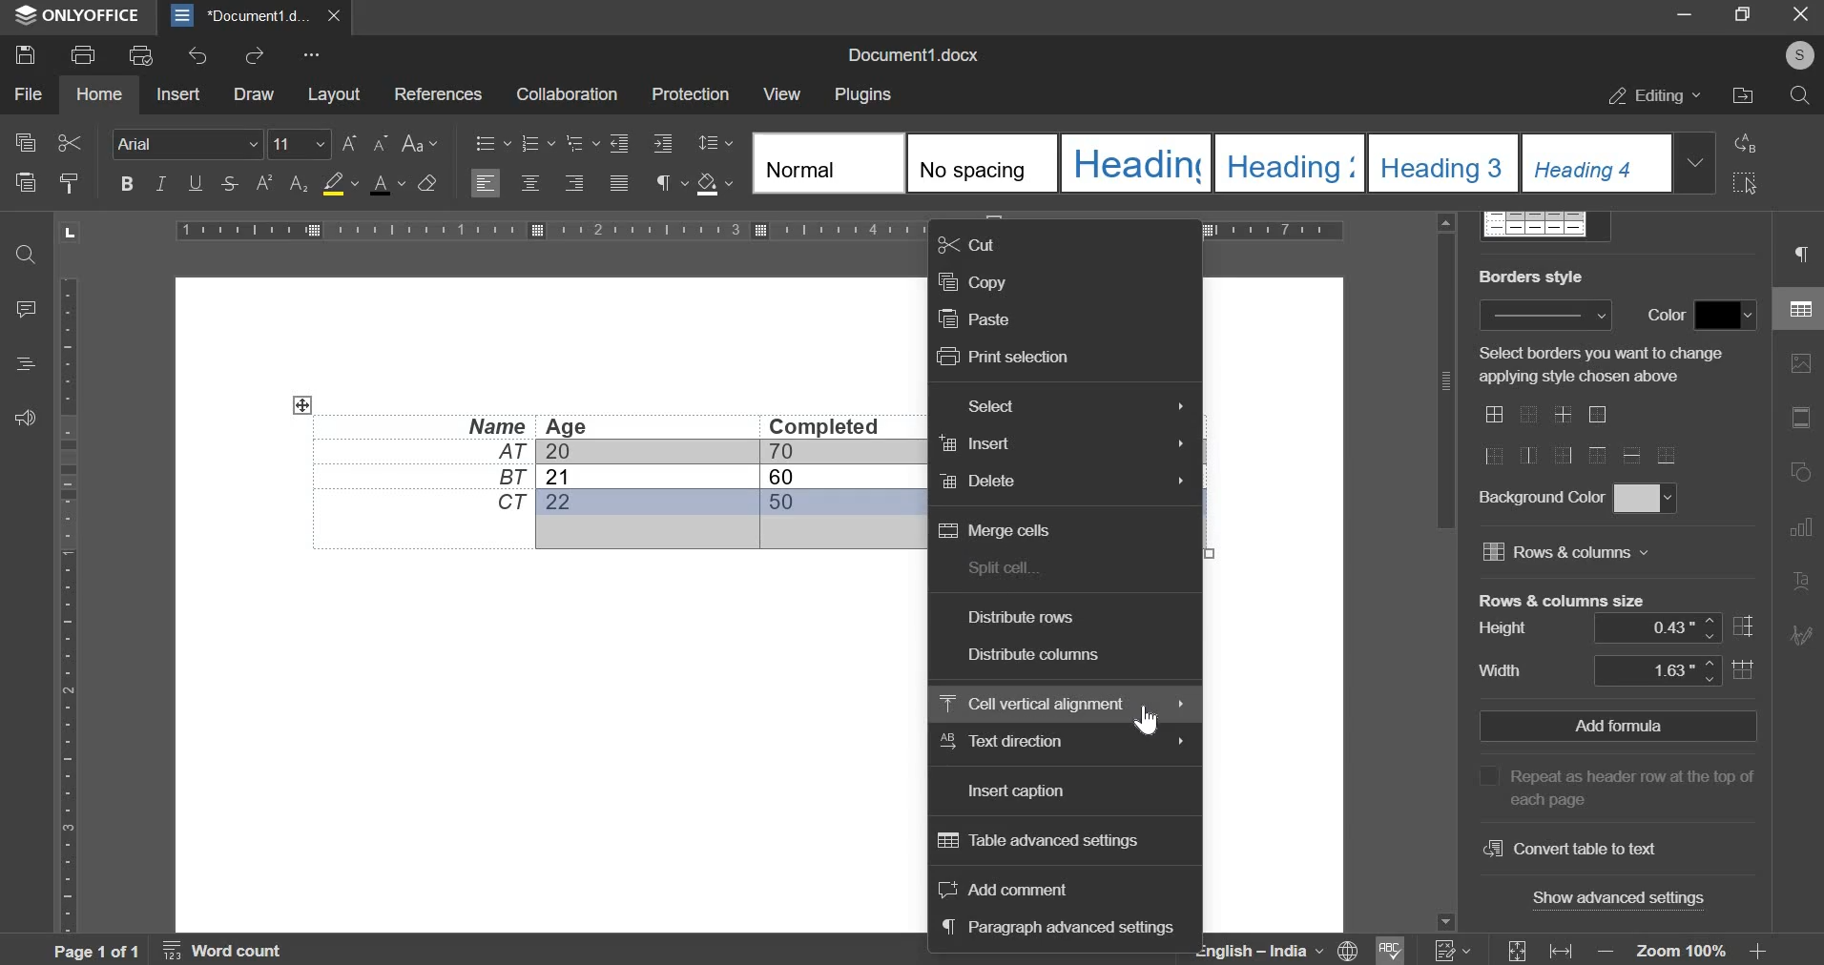 The width and height of the screenshot is (1824, 965). Describe the element at coordinates (1033, 701) in the screenshot. I see `cell vertical alignment` at that location.